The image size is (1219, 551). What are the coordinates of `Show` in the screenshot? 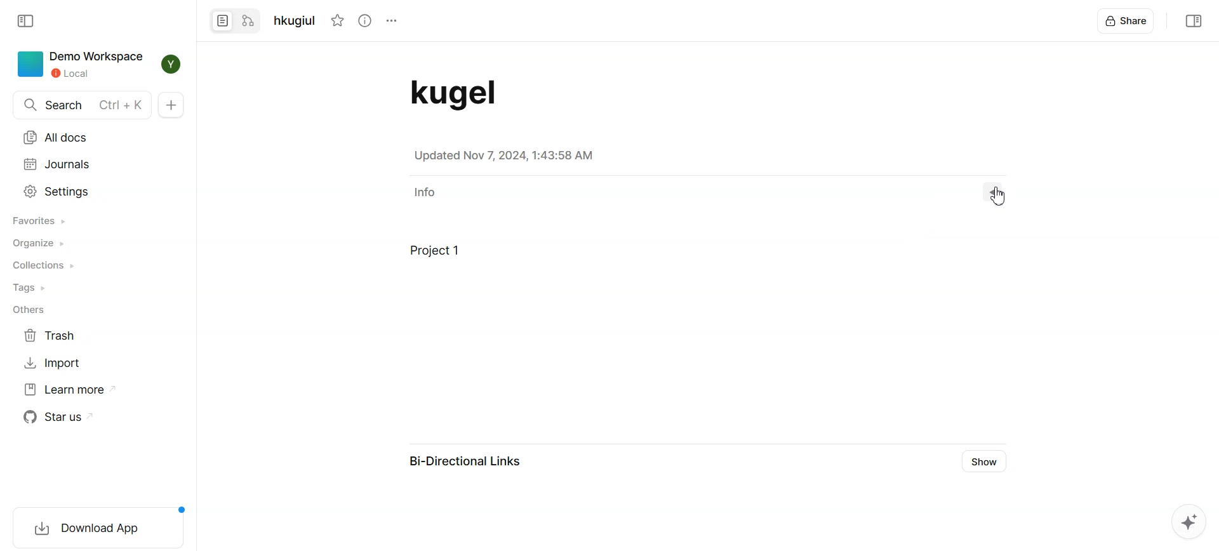 It's located at (984, 461).